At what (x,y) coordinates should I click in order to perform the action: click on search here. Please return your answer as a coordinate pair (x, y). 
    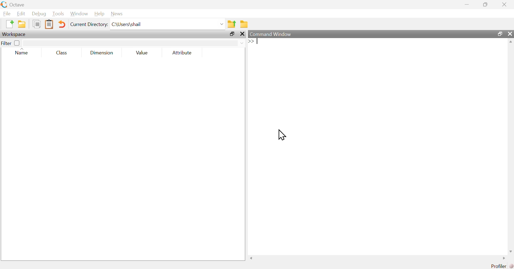
    Looking at the image, I should click on (134, 42).